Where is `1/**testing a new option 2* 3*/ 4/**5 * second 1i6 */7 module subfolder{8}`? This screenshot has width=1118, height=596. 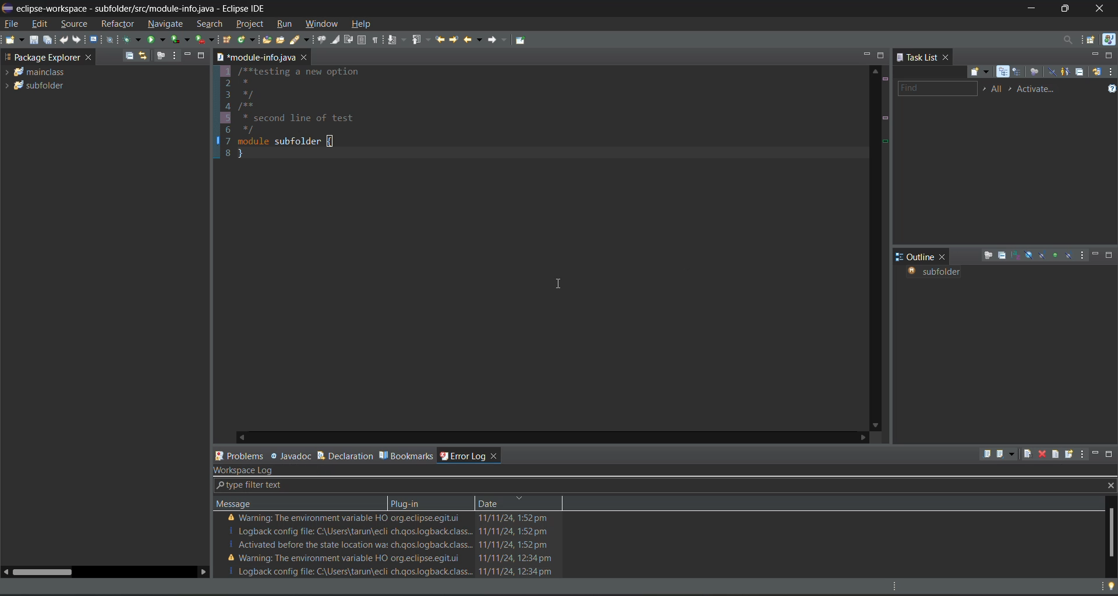 1/**testing a new option 2* 3*/ 4/**5 * second 1i6 */7 module subfolder{8} is located at coordinates (536, 249).